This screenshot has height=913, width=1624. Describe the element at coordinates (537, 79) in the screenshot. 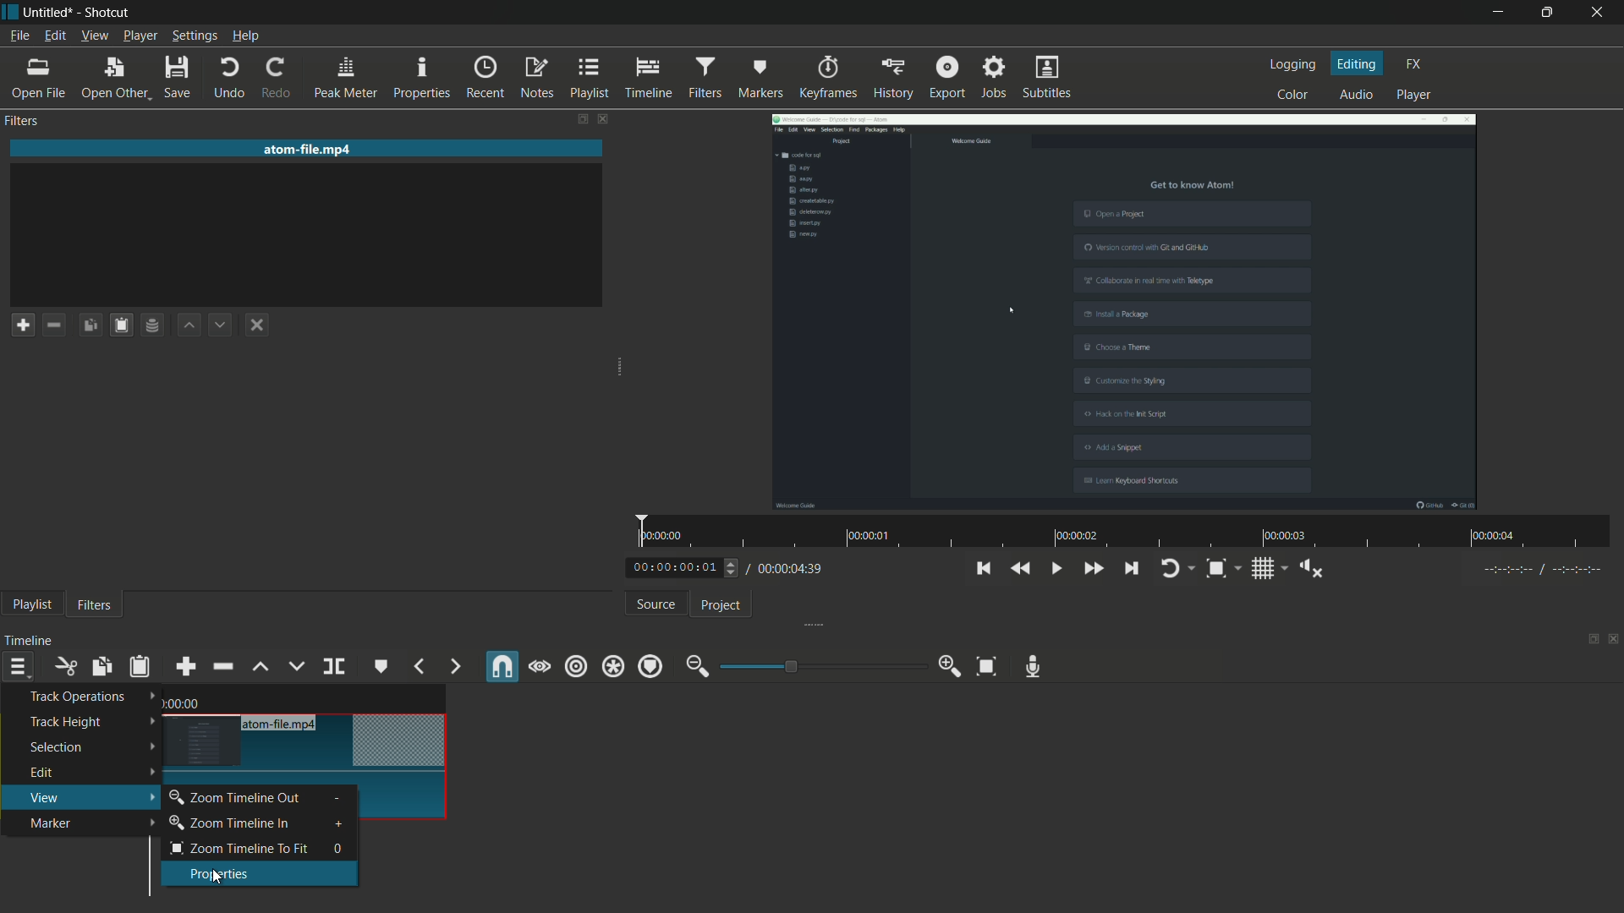

I see `notes` at that location.